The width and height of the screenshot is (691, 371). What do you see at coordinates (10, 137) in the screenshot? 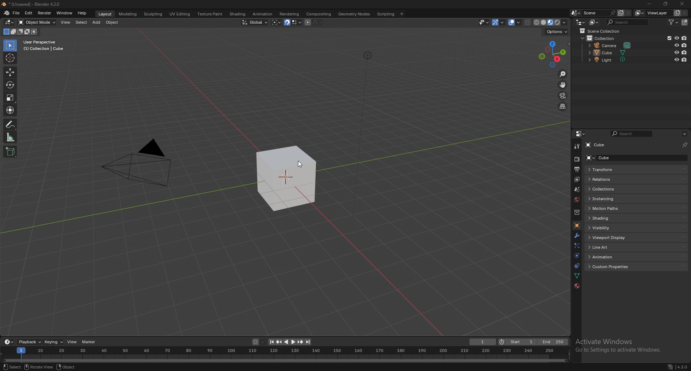
I see `measure` at bounding box center [10, 137].